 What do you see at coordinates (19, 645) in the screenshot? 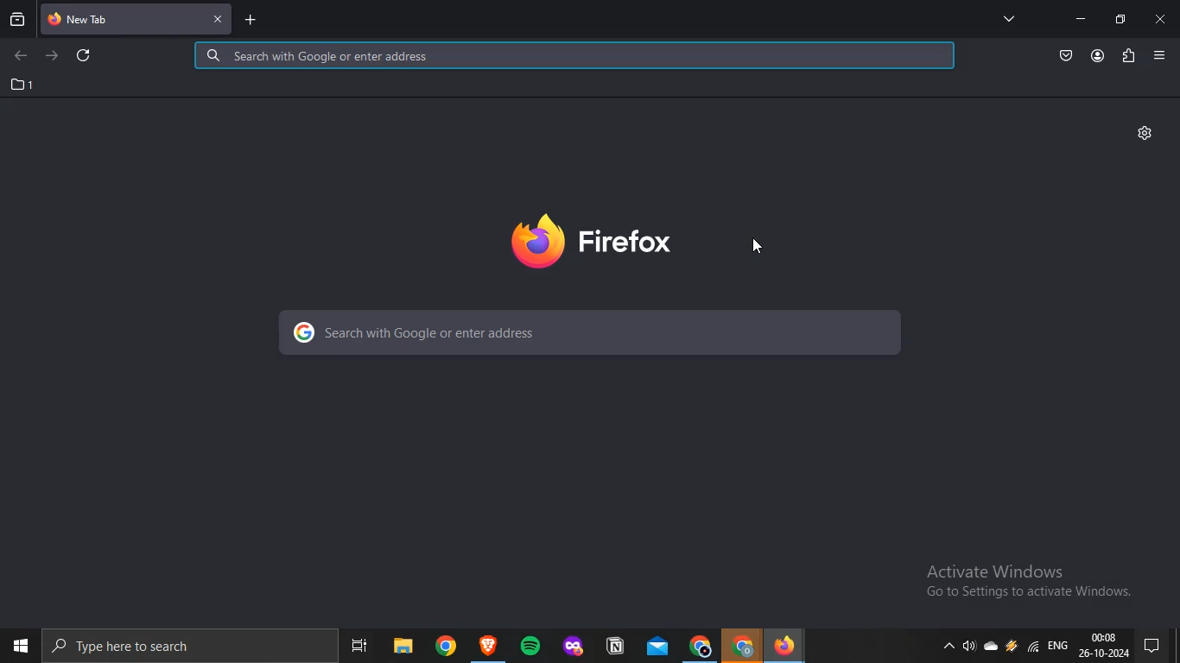
I see `windows` at bounding box center [19, 645].